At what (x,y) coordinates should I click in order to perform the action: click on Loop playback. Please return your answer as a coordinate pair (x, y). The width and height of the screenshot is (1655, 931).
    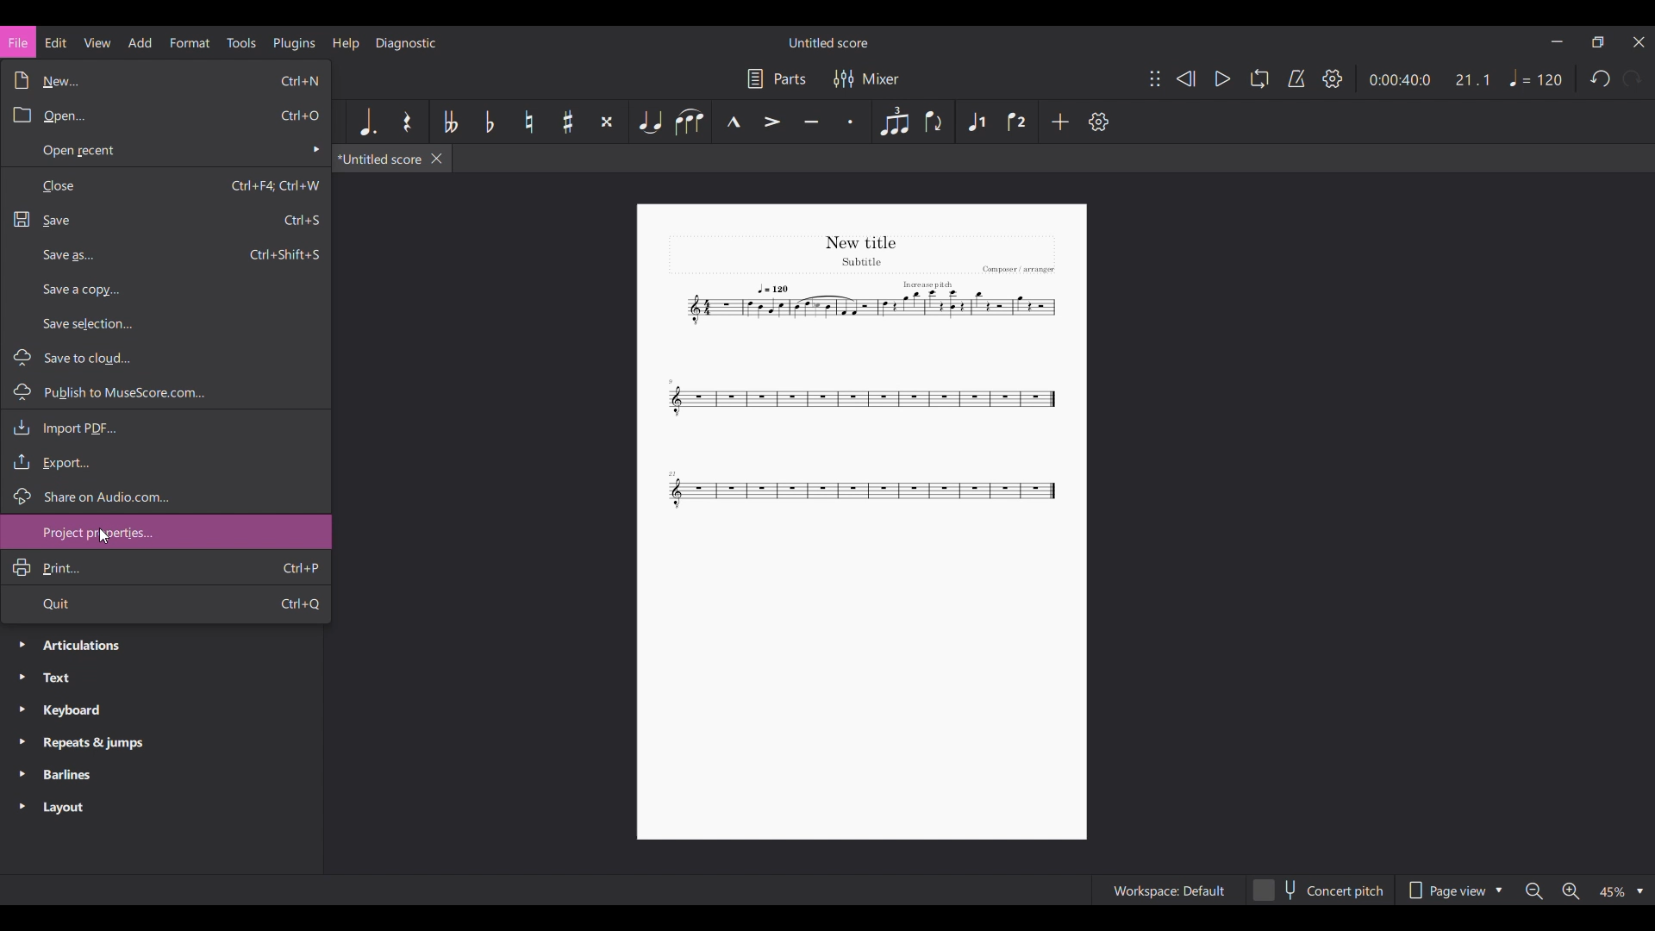
    Looking at the image, I should click on (1260, 78).